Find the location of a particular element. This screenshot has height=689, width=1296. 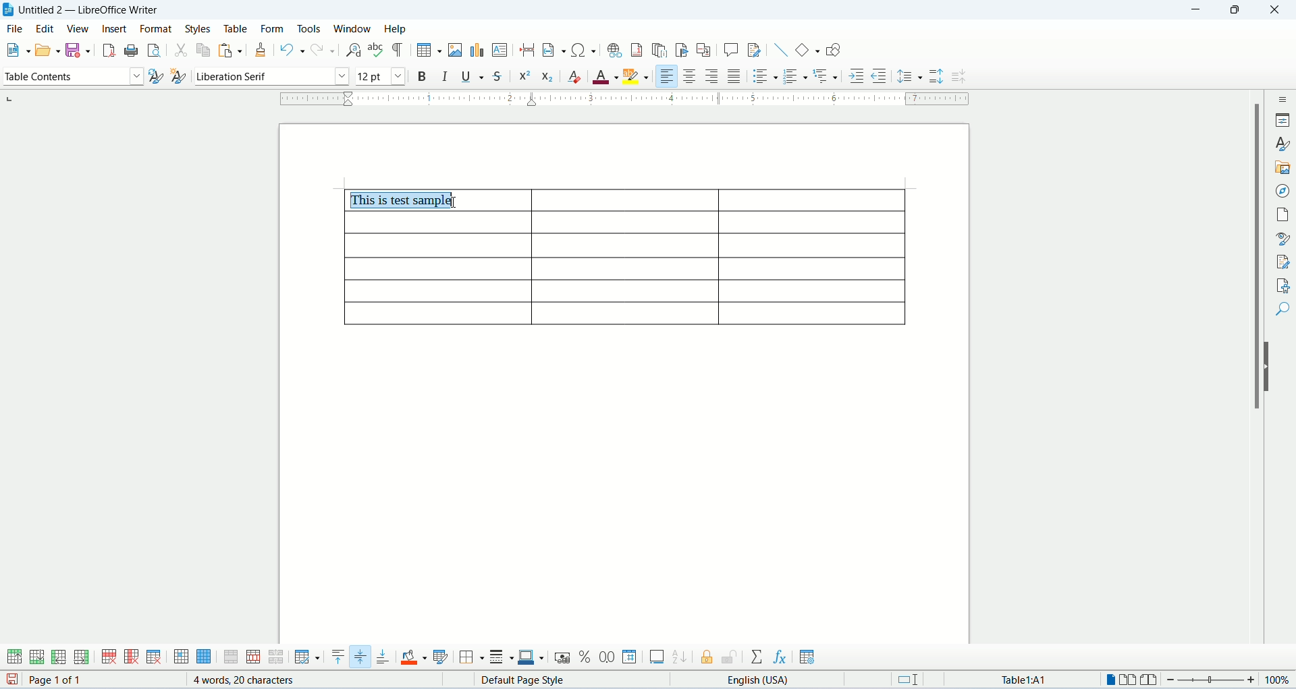

table is located at coordinates (240, 28).